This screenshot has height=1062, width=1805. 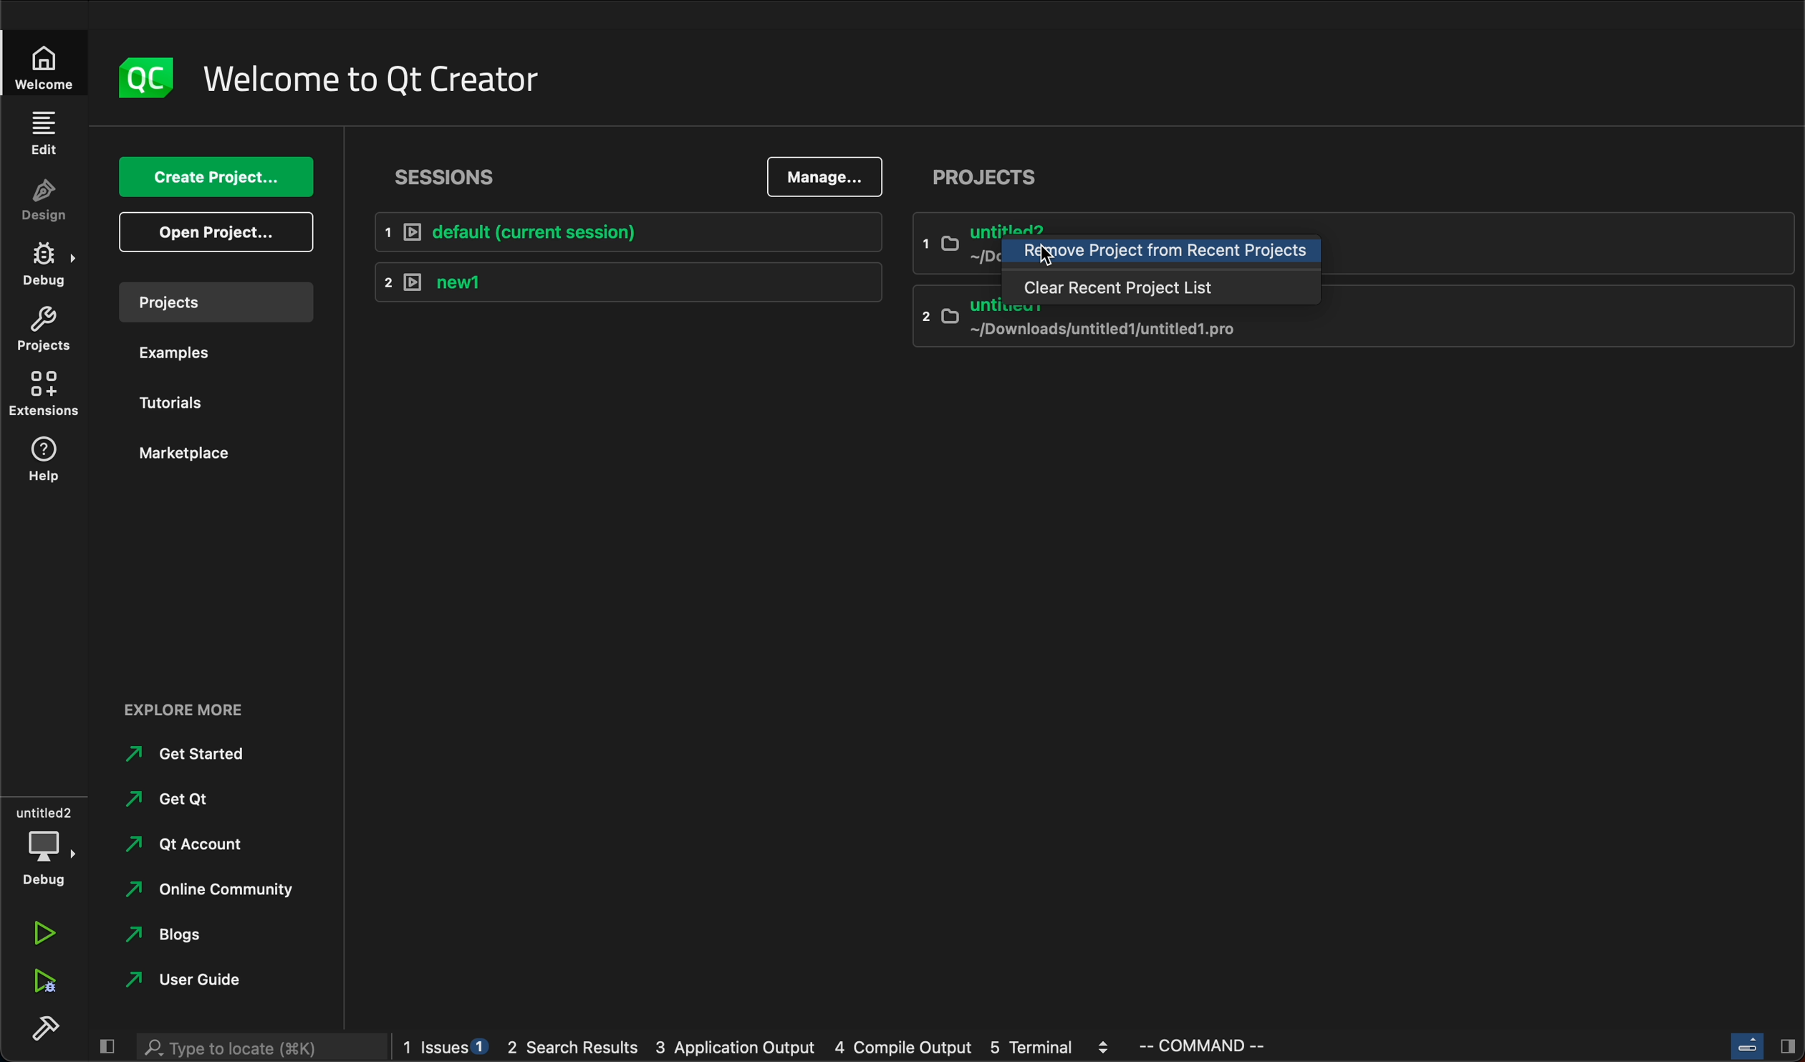 I want to click on debug, so click(x=48, y=262).